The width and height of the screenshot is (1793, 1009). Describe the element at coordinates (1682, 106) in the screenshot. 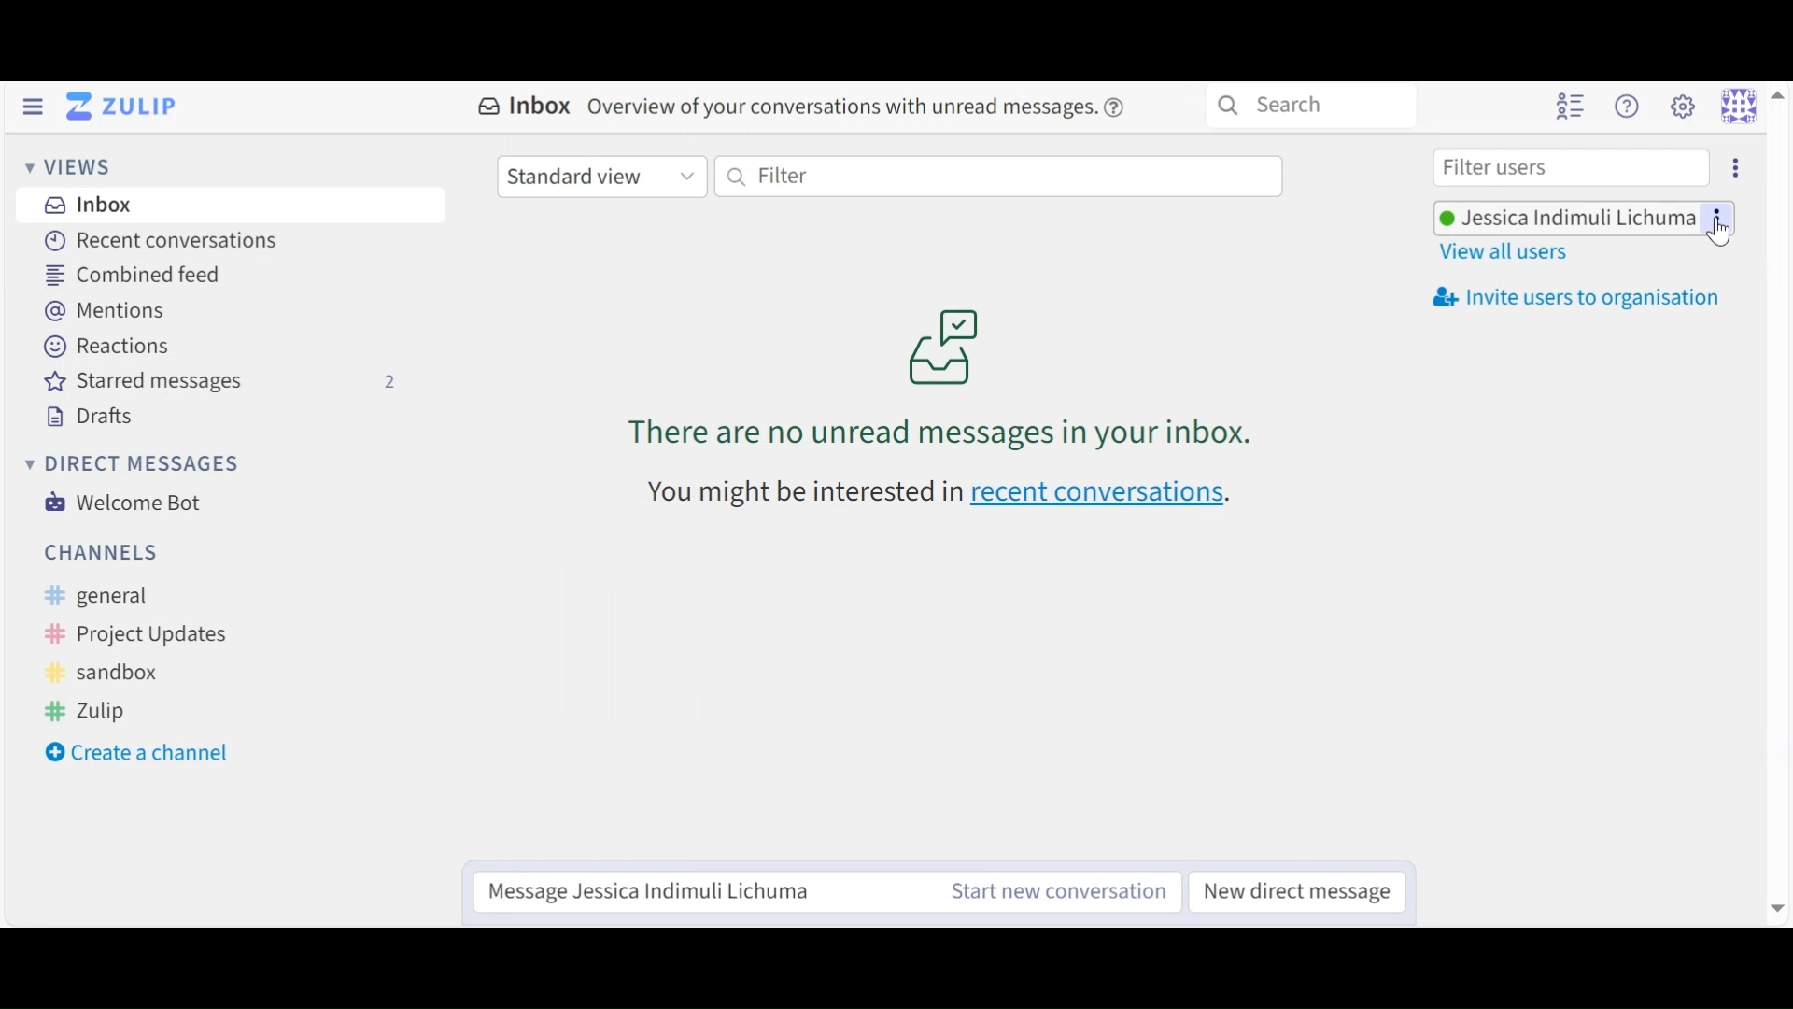

I see `Main menu` at that location.